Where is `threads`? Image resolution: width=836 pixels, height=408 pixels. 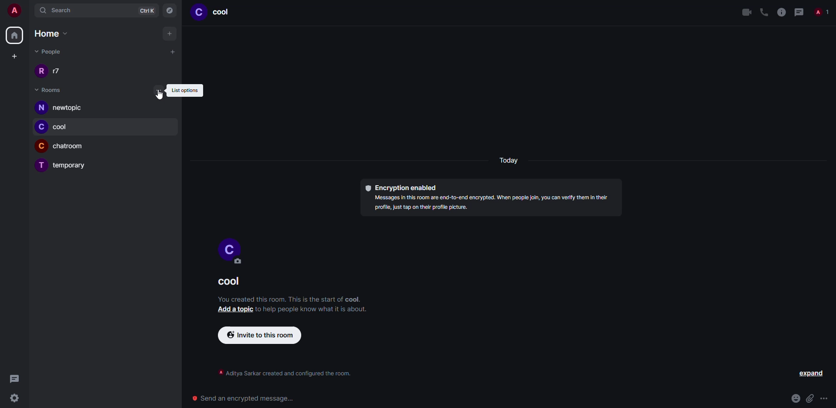 threads is located at coordinates (798, 12).